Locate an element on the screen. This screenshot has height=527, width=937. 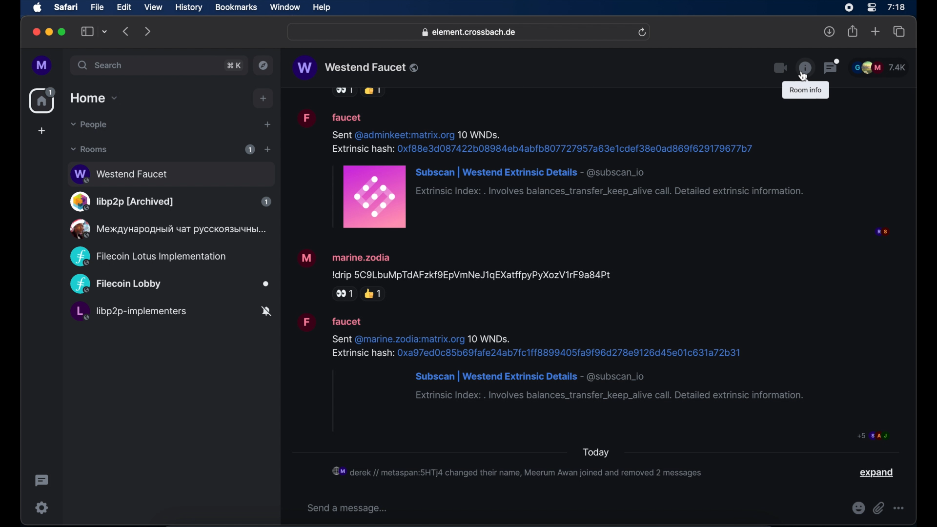
message is located at coordinates (549, 169).